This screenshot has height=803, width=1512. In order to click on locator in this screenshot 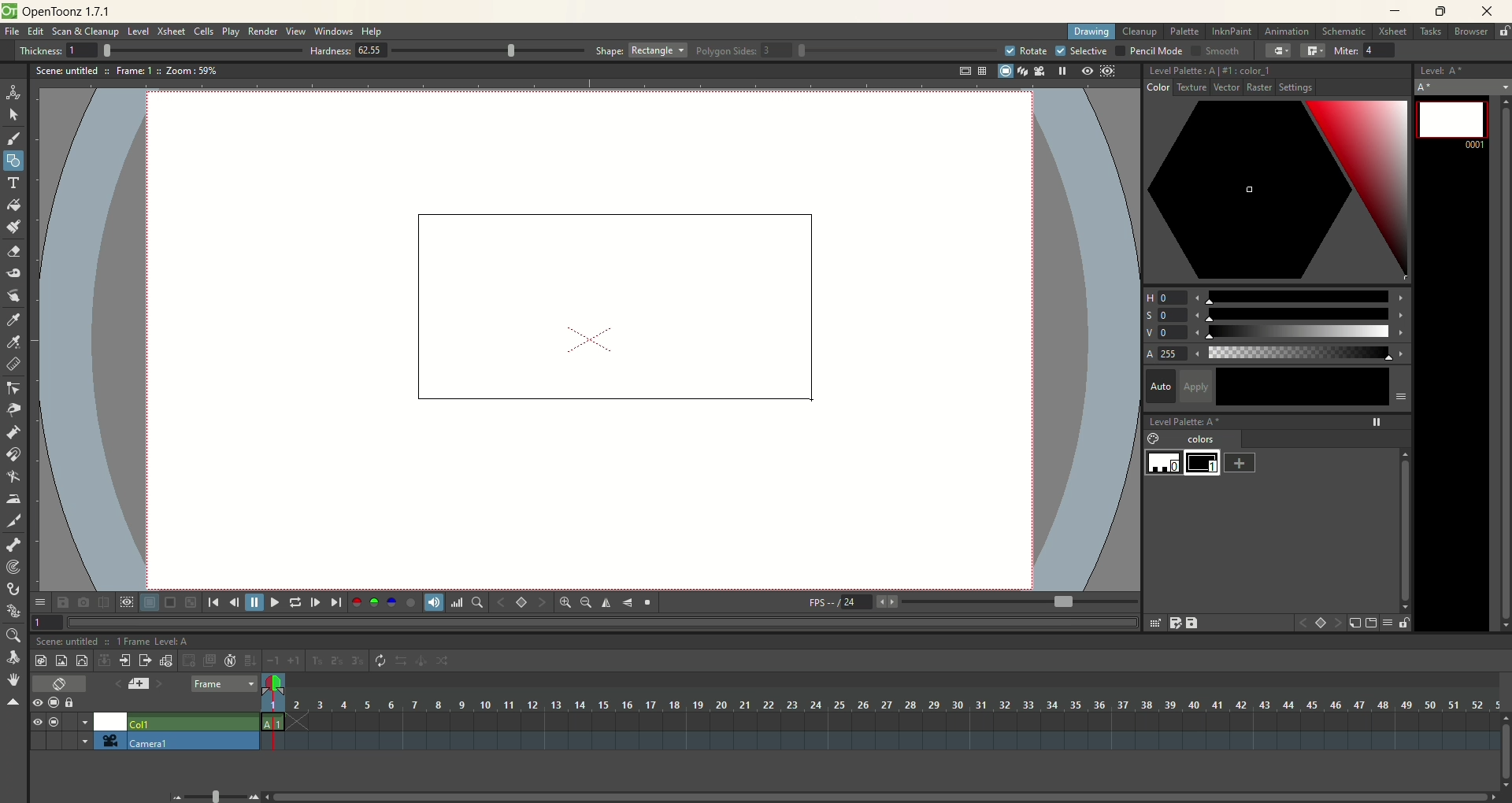, I will do `click(476, 602)`.